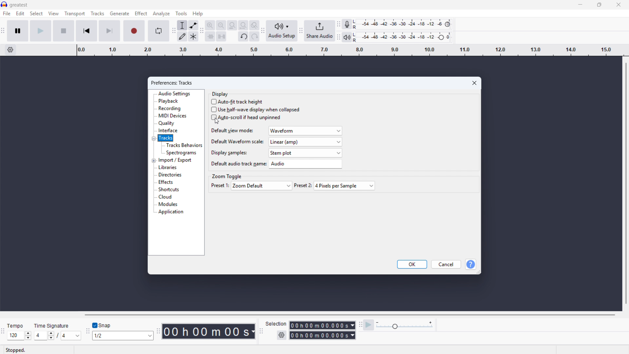 This screenshot has height=354, width=629. Describe the element at coordinates (173, 115) in the screenshot. I see `Midi devices` at that location.